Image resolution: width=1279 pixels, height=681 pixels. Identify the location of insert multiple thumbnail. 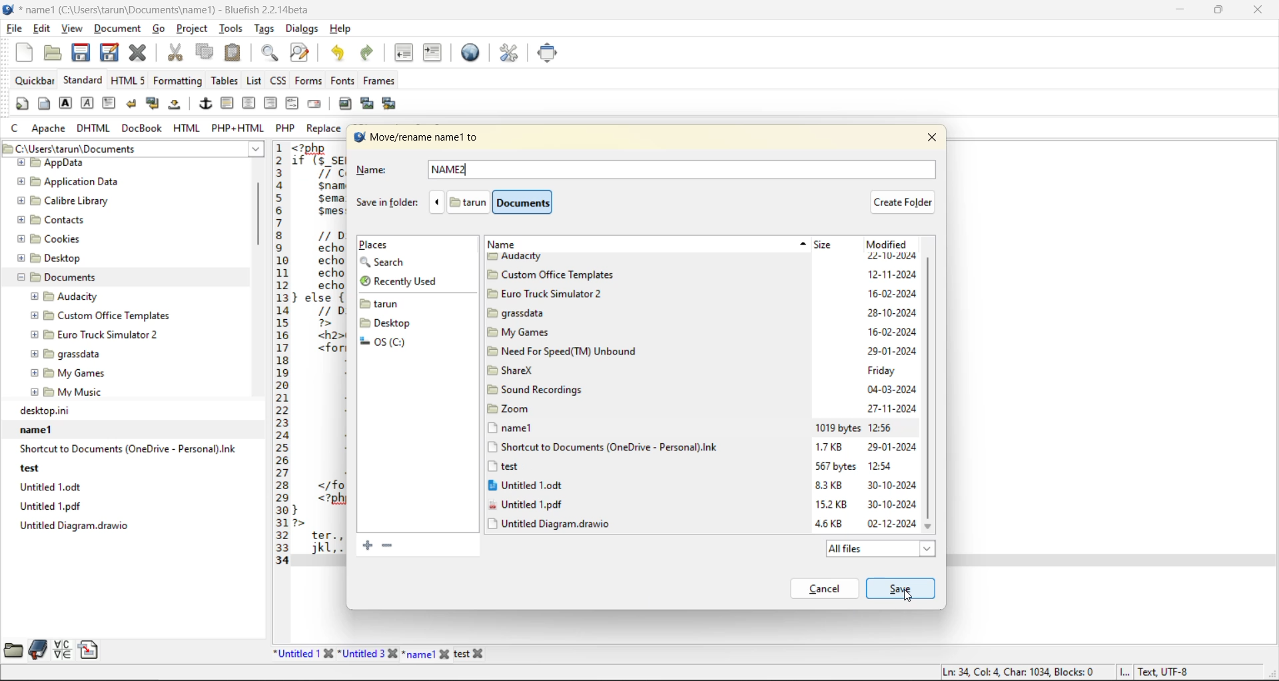
(388, 104).